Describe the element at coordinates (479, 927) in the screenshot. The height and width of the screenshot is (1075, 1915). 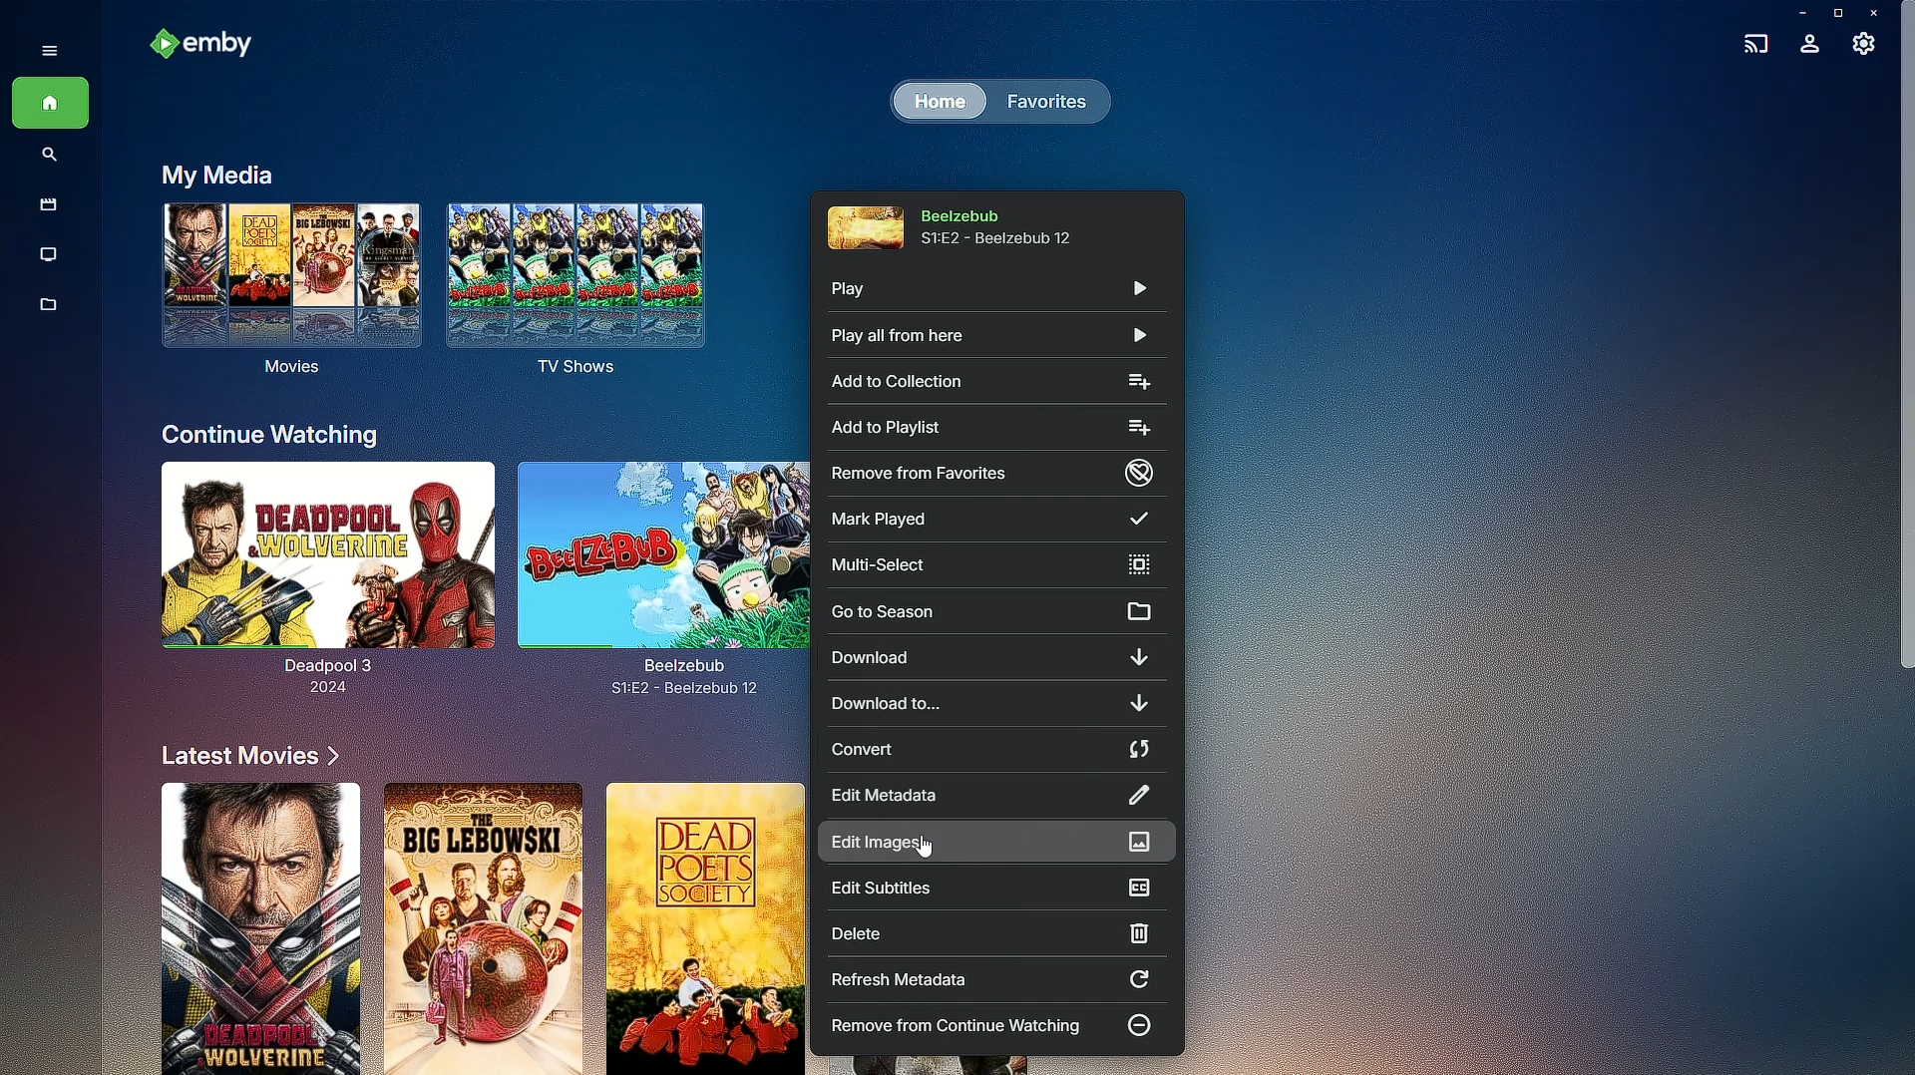
I see `` at that location.